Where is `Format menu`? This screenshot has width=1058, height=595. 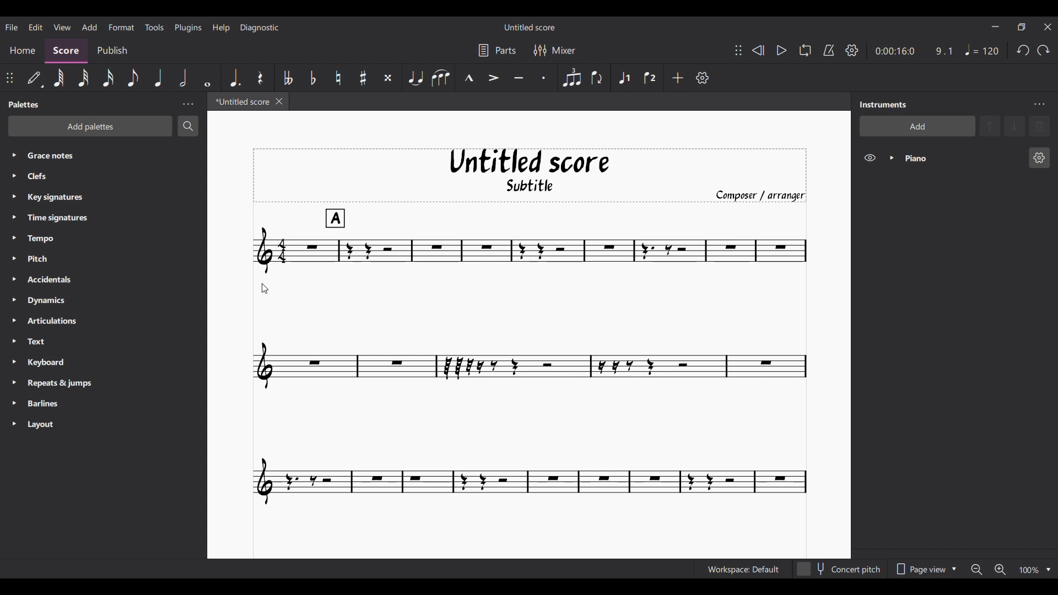
Format menu is located at coordinates (121, 26).